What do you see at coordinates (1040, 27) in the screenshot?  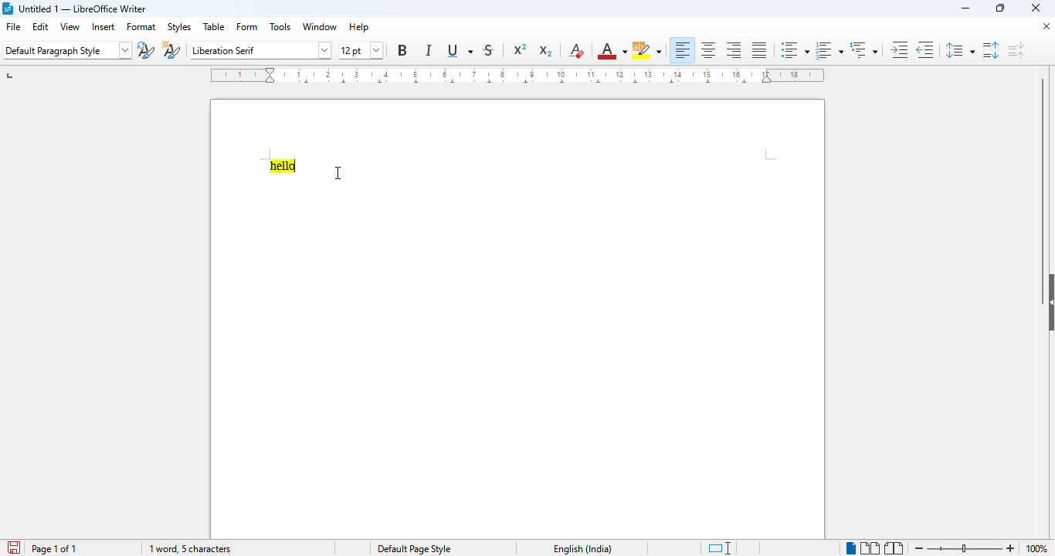 I see `close` at bounding box center [1040, 27].